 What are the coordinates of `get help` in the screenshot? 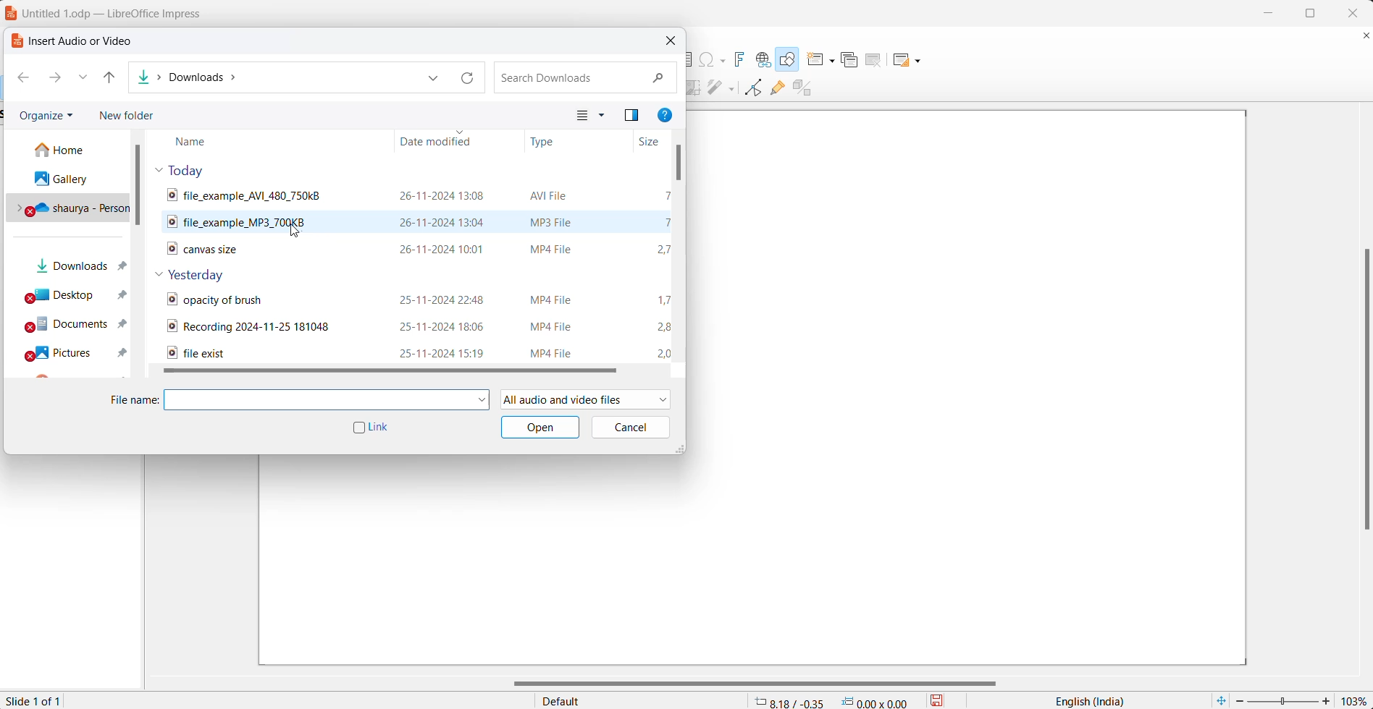 It's located at (668, 116).